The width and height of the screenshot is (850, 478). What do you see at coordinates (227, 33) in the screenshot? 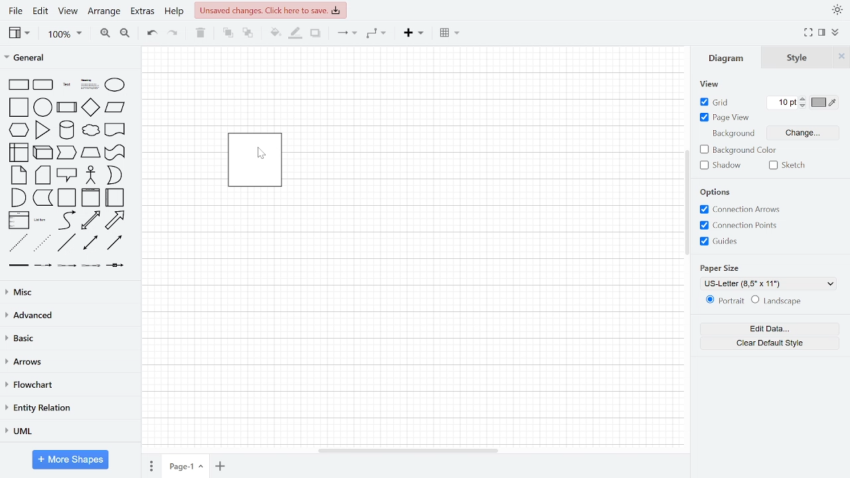
I see `to front` at bounding box center [227, 33].